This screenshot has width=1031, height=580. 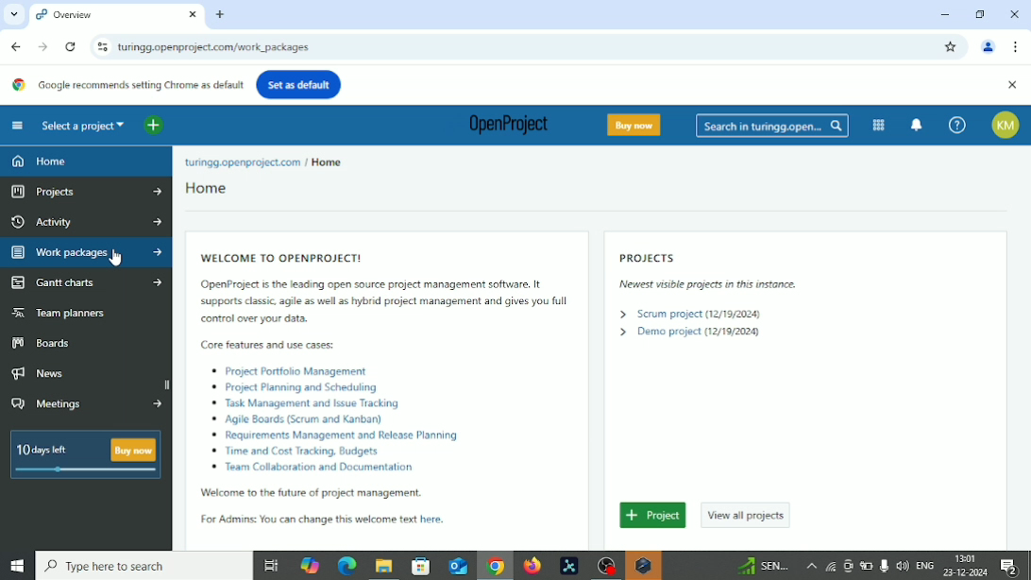 What do you see at coordinates (88, 405) in the screenshot?
I see `Meetings` at bounding box center [88, 405].